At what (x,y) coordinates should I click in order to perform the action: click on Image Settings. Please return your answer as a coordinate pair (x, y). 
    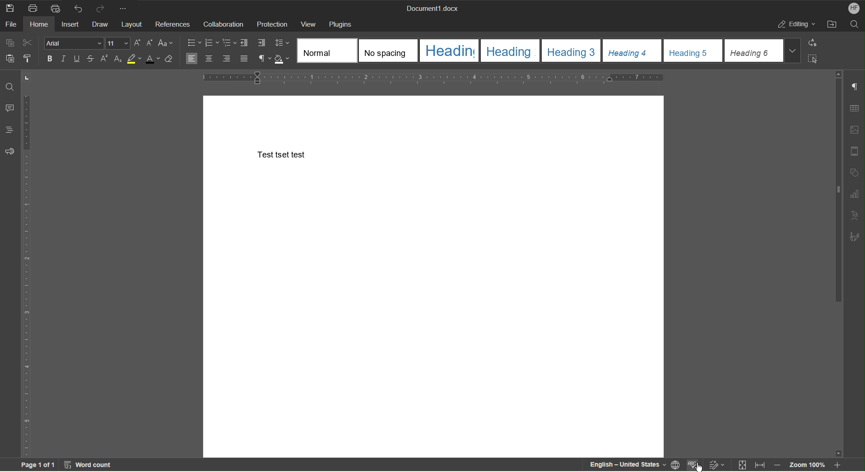
    Looking at the image, I should click on (854, 131).